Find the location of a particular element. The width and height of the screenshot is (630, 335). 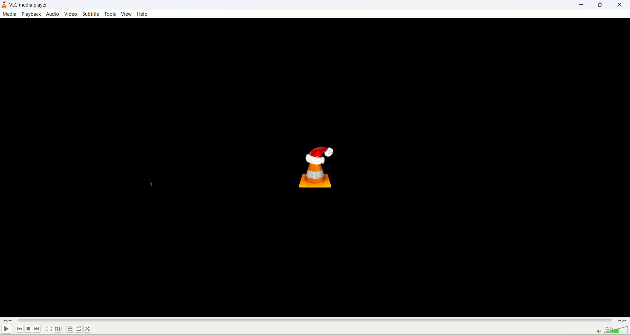

loop is located at coordinates (80, 329).